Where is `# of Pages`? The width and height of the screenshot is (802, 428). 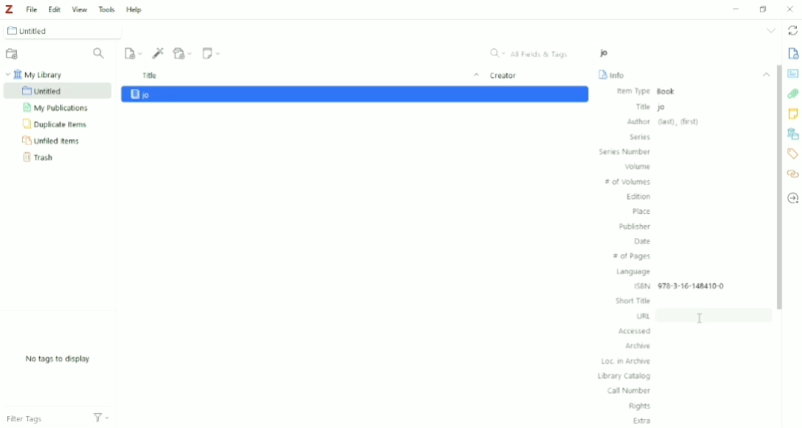 # of Pages is located at coordinates (632, 256).